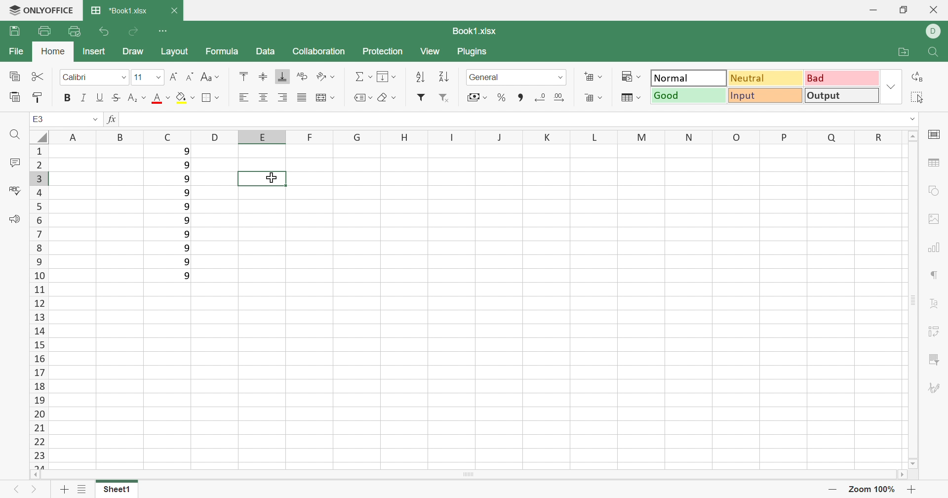 This screenshot has height=498, width=948. What do you see at coordinates (914, 136) in the screenshot?
I see `Scroll Up` at bounding box center [914, 136].